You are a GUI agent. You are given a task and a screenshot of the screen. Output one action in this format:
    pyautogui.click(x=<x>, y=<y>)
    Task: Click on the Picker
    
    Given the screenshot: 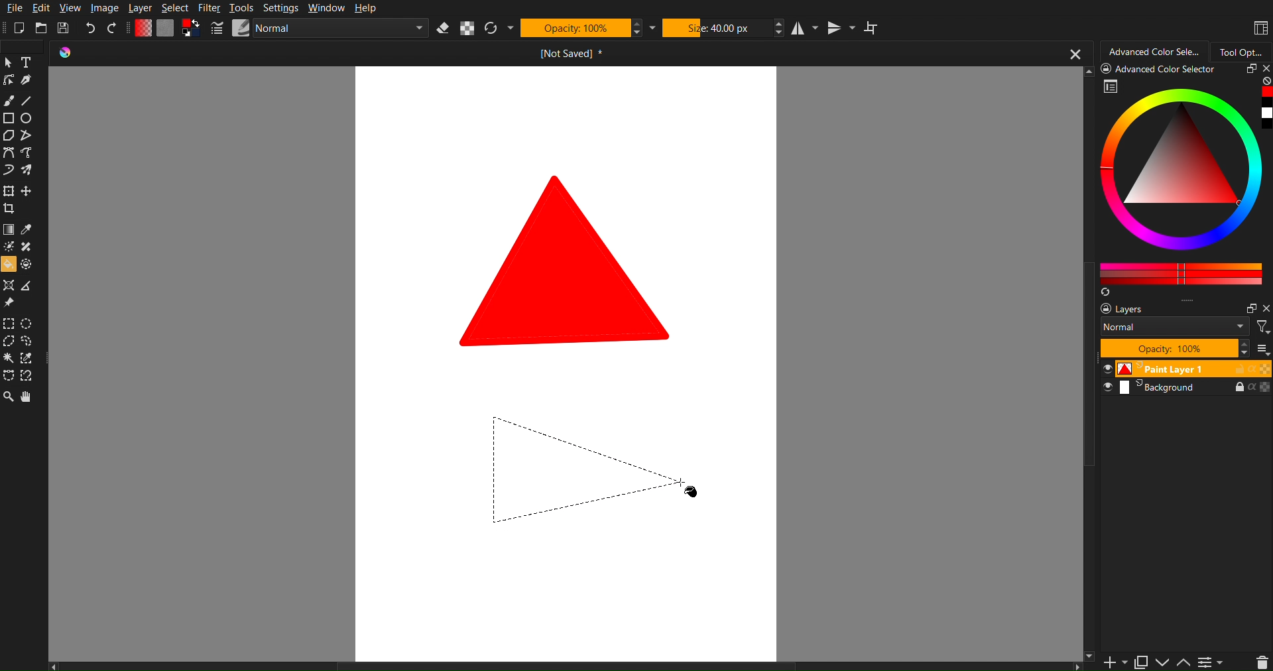 What is the action you would take?
    pyautogui.click(x=8, y=154)
    